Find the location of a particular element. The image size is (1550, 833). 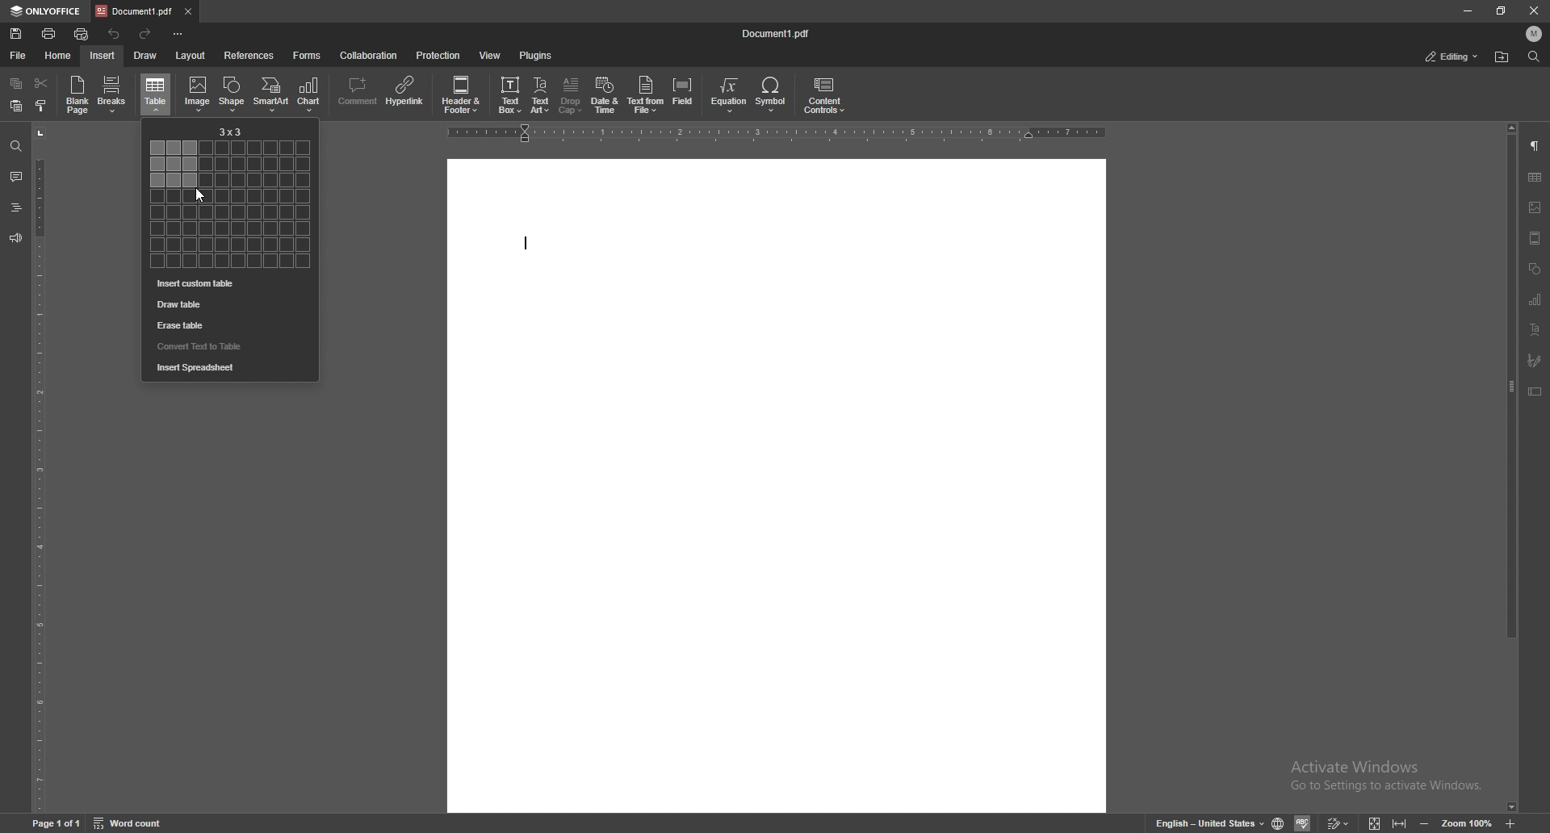

header is located at coordinates (1536, 241).